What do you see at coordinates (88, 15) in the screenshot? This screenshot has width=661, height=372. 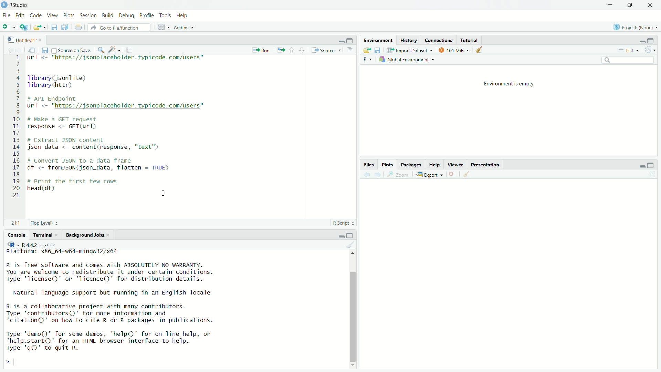 I see `Session` at bounding box center [88, 15].